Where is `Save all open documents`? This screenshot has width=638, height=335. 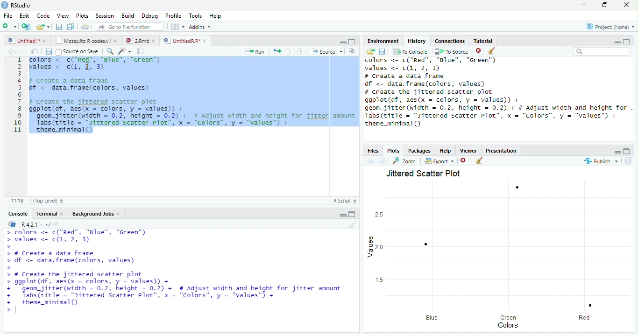
Save all open documents is located at coordinates (71, 27).